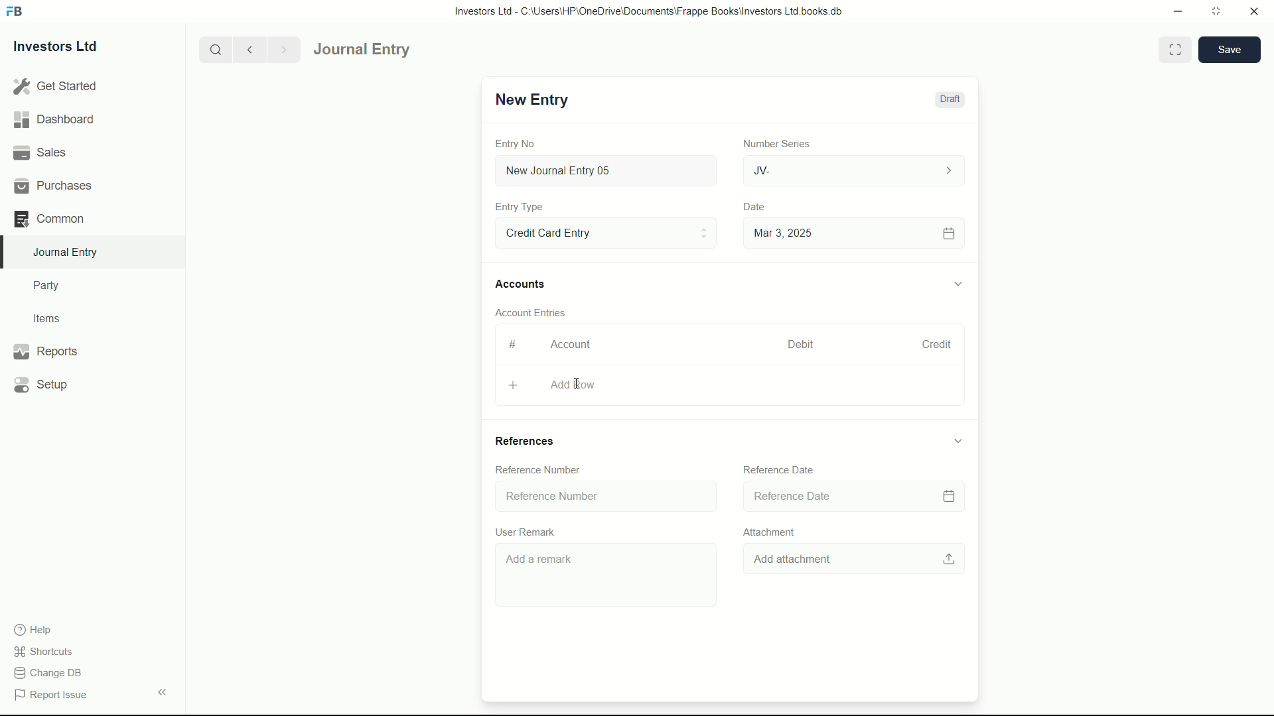  Describe the element at coordinates (517, 142) in the screenshot. I see `Entry No` at that location.